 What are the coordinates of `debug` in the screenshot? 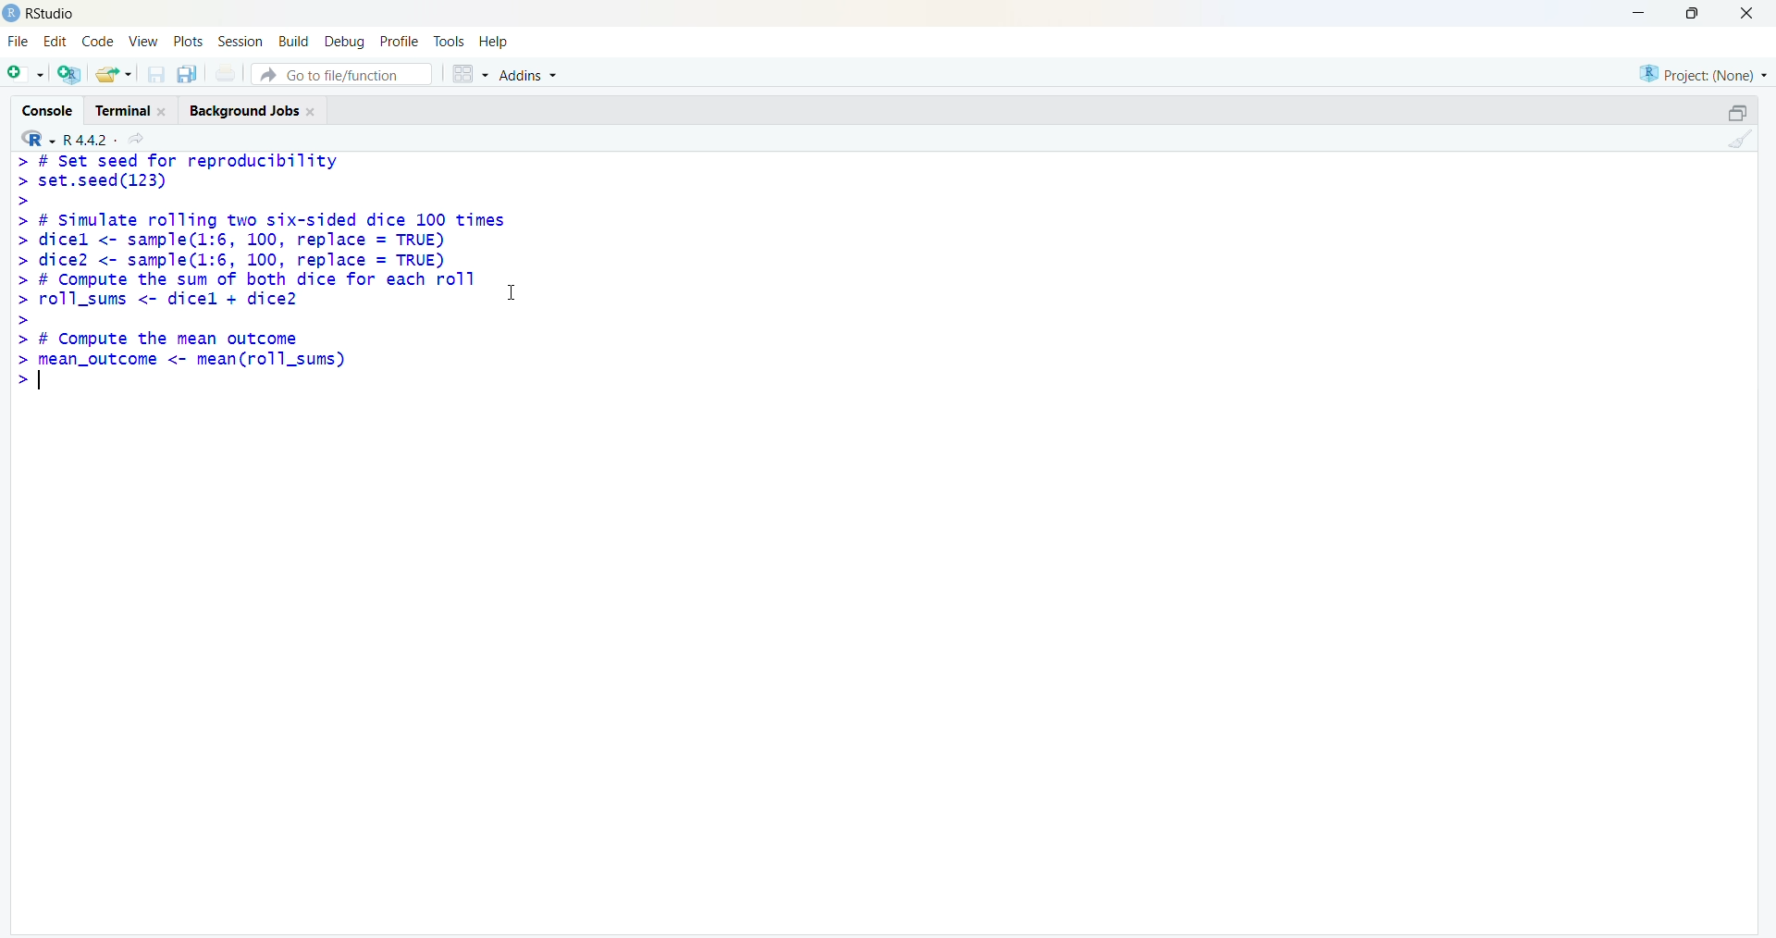 It's located at (343, 43).